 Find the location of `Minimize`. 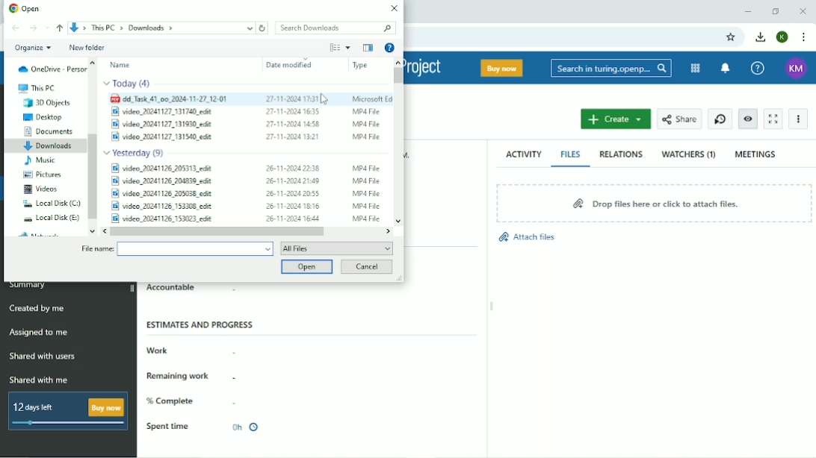

Minimize is located at coordinates (748, 11).